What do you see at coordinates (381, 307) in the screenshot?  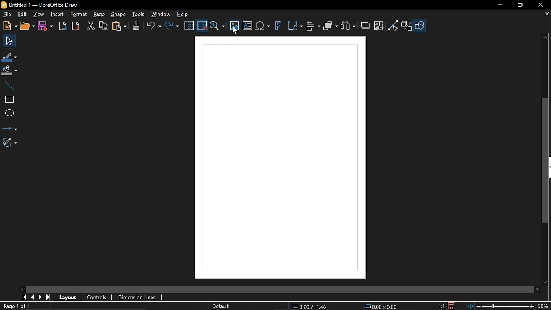 I see `Size` at bounding box center [381, 307].